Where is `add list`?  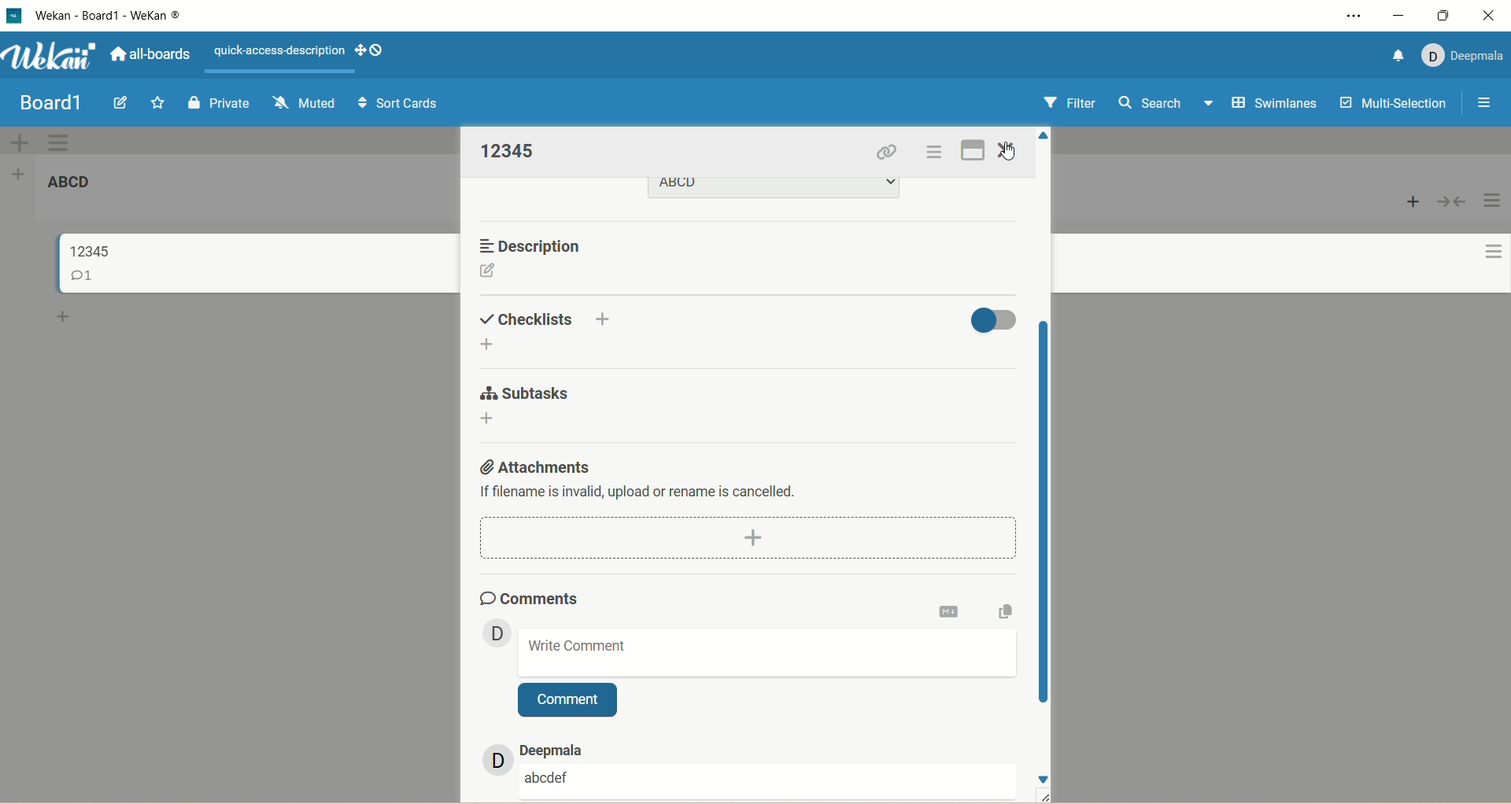
add list is located at coordinates (23, 173).